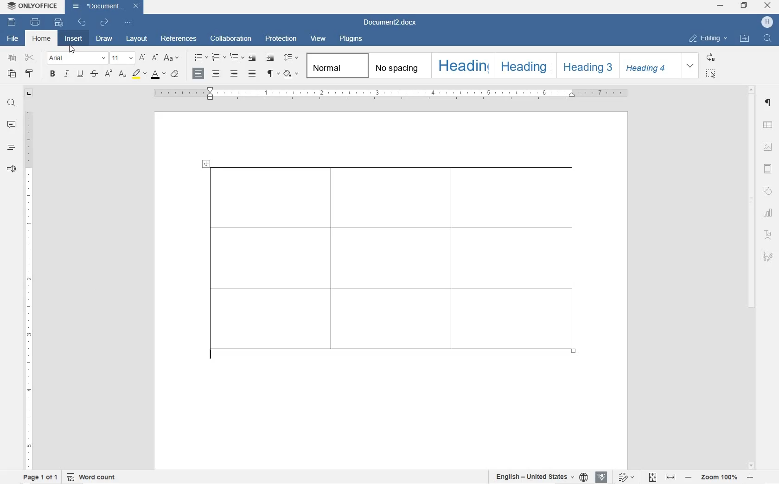 Image resolution: width=779 pixels, height=484 pixels. I want to click on page 1 of 1, so click(39, 477).